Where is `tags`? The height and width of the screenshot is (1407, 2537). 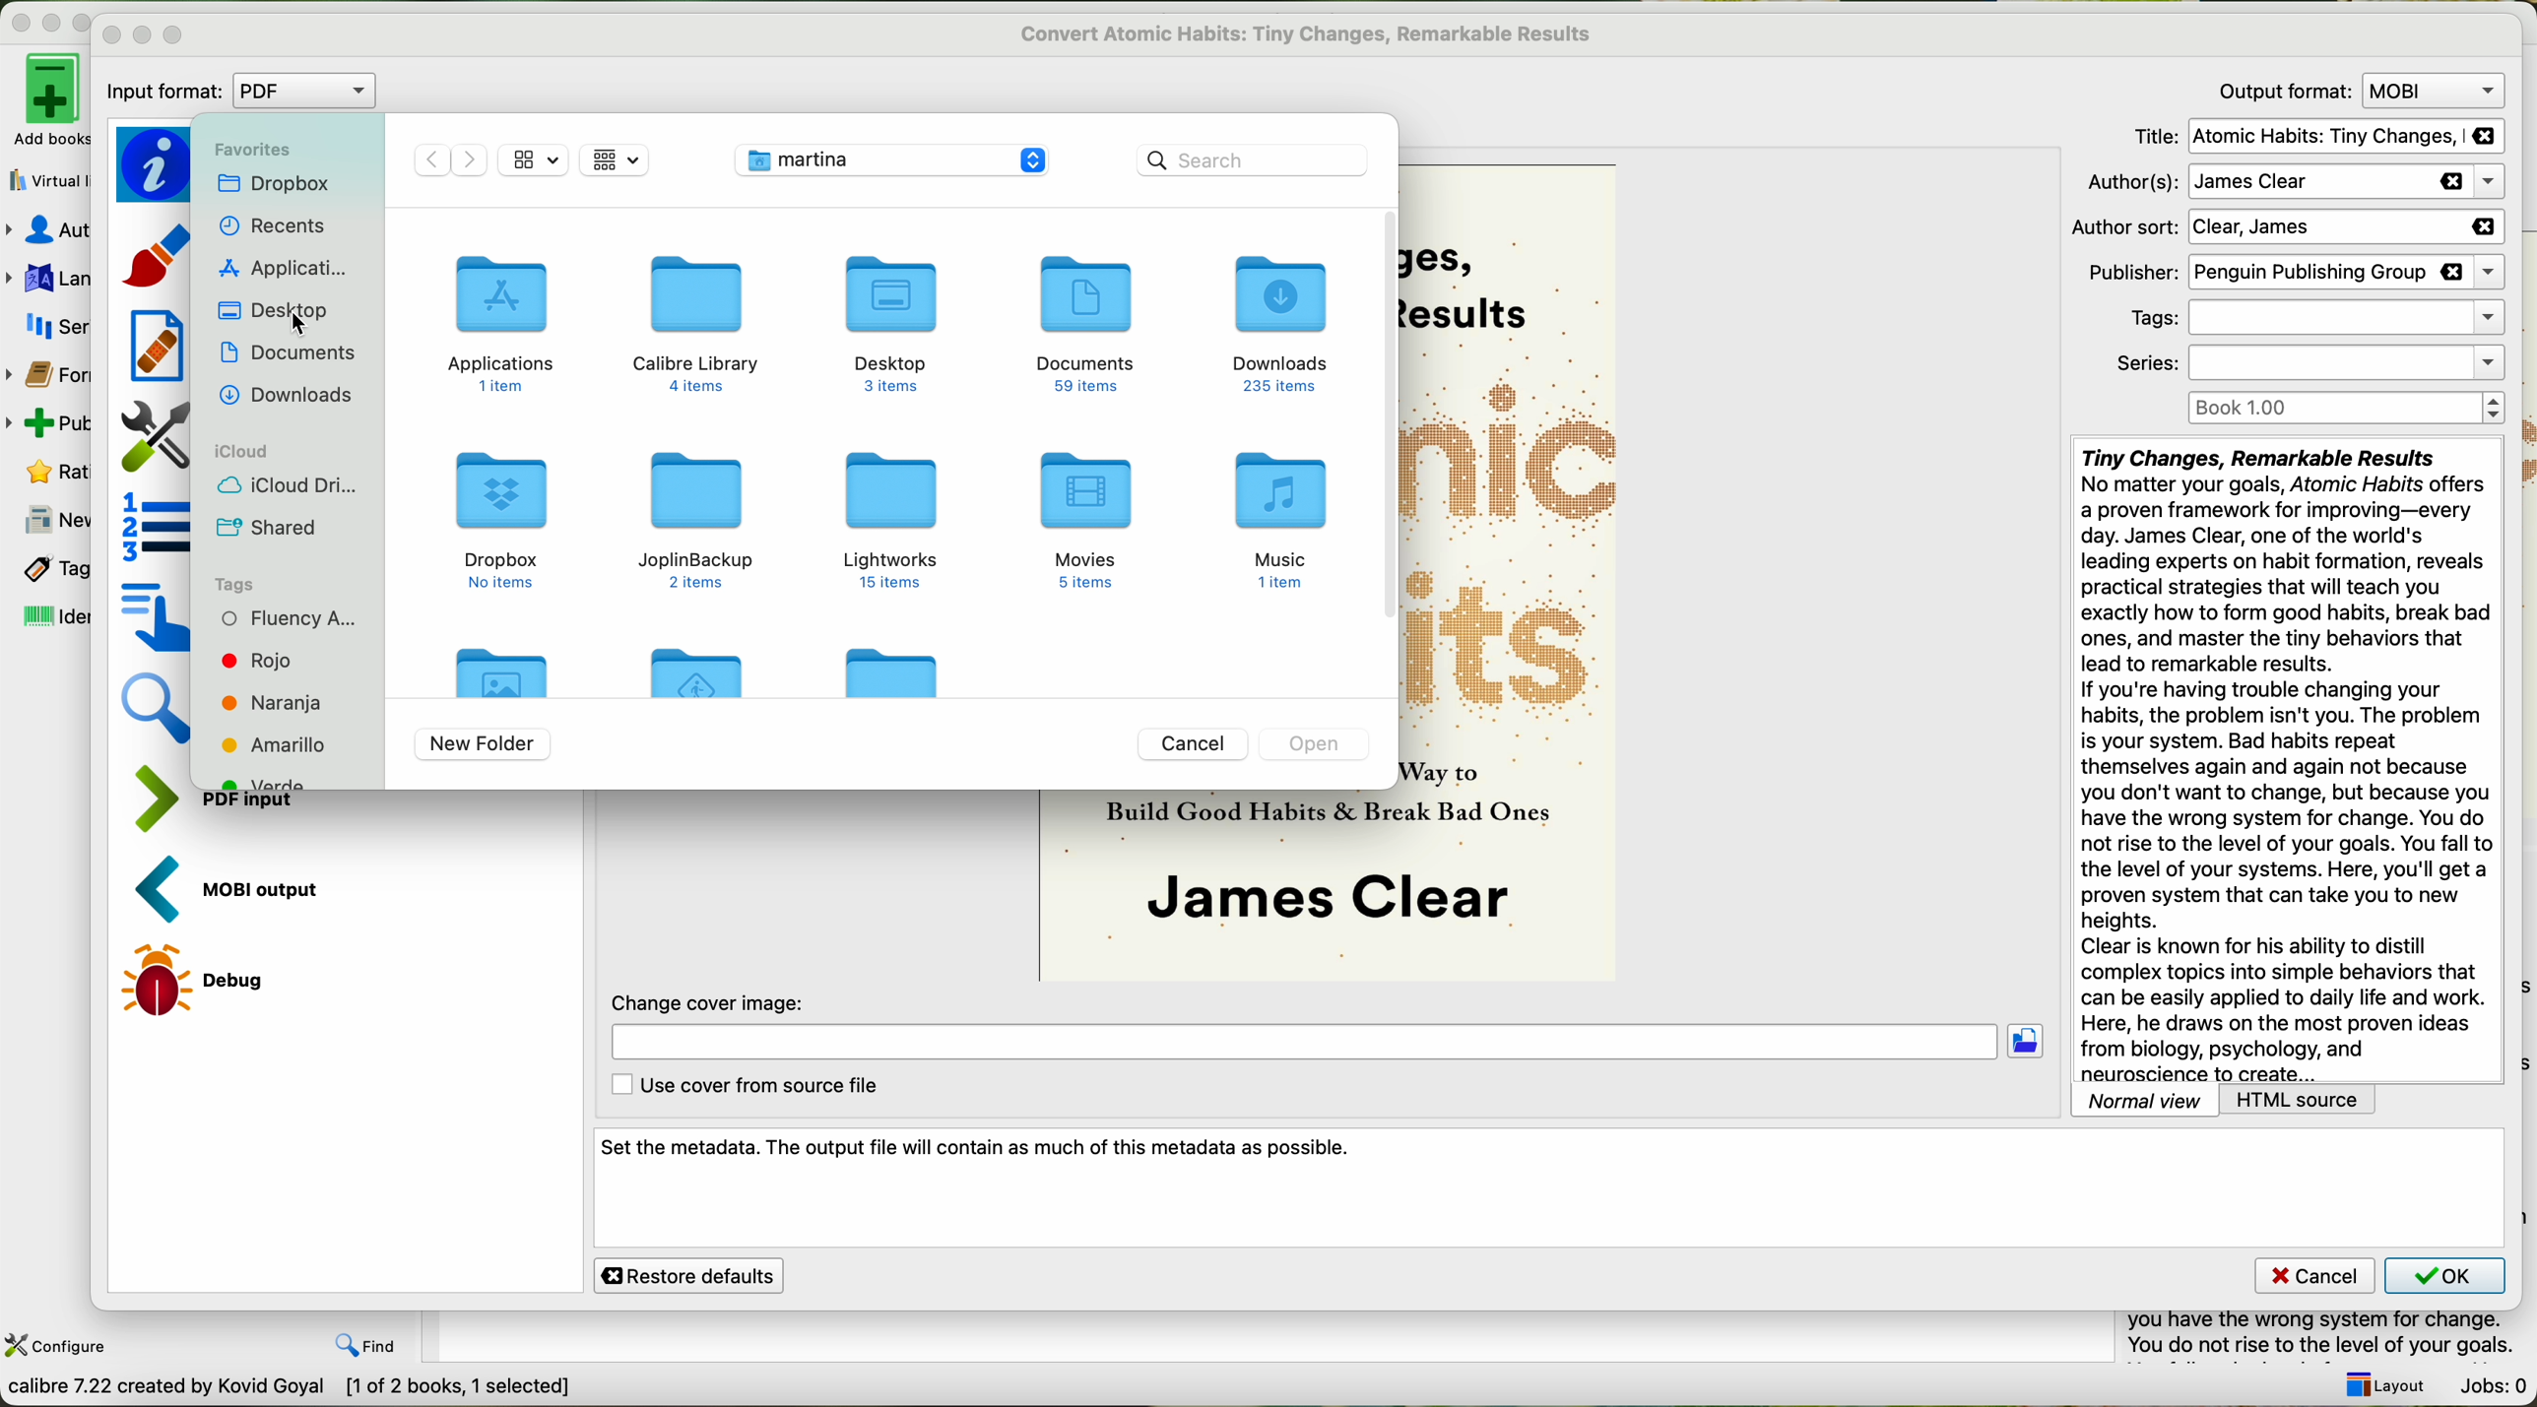
tags is located at coordinates (241, 584).